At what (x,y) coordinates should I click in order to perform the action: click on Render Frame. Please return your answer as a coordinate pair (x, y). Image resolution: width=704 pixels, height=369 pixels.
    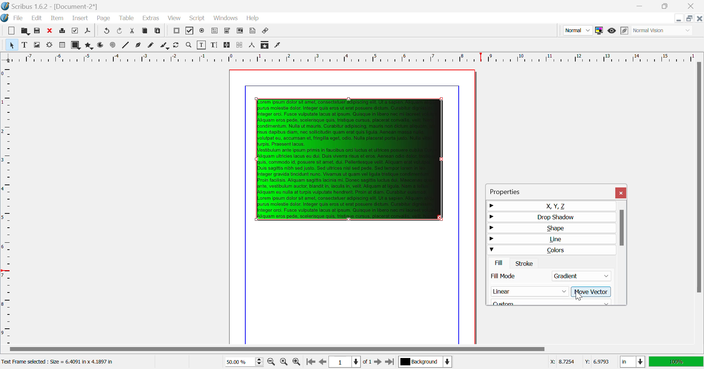
    Looking at the image, I should click on (62, 45).